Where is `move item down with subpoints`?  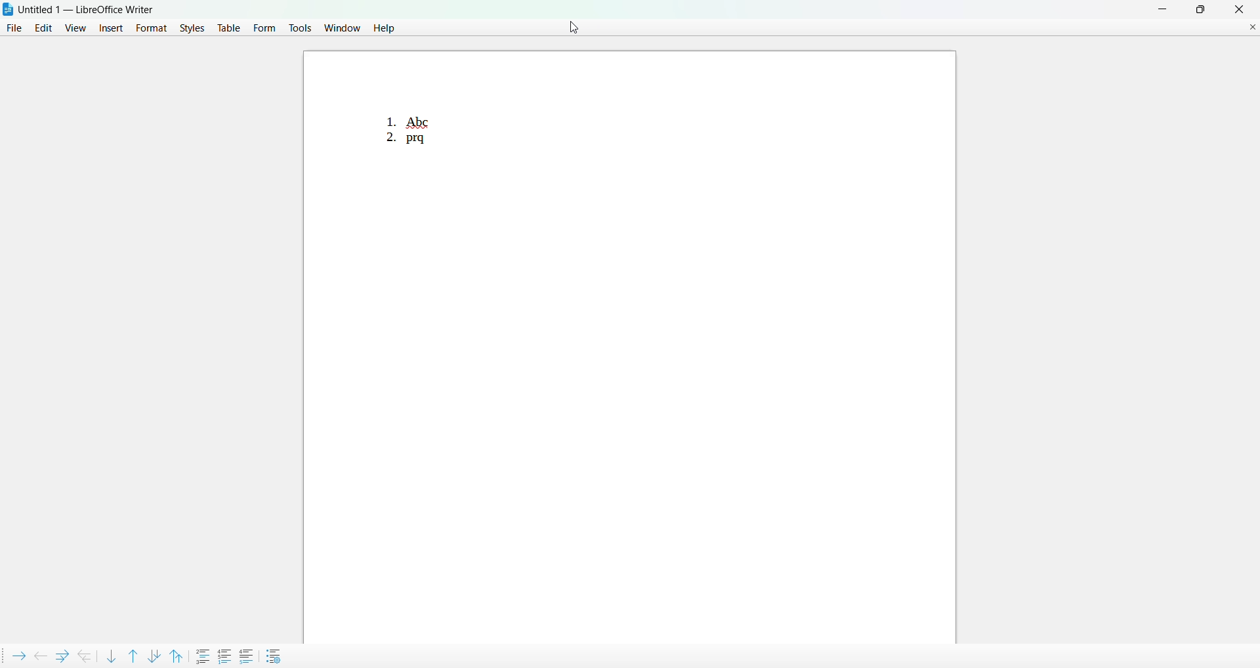 move item down with subpoints is located at coordinates (154, 654).